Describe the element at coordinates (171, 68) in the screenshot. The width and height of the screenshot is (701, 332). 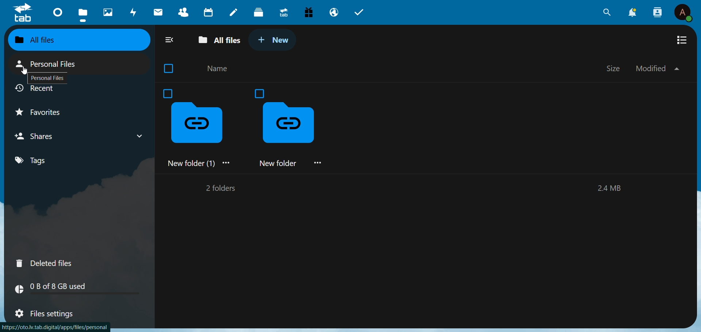
I see `select` at that location.